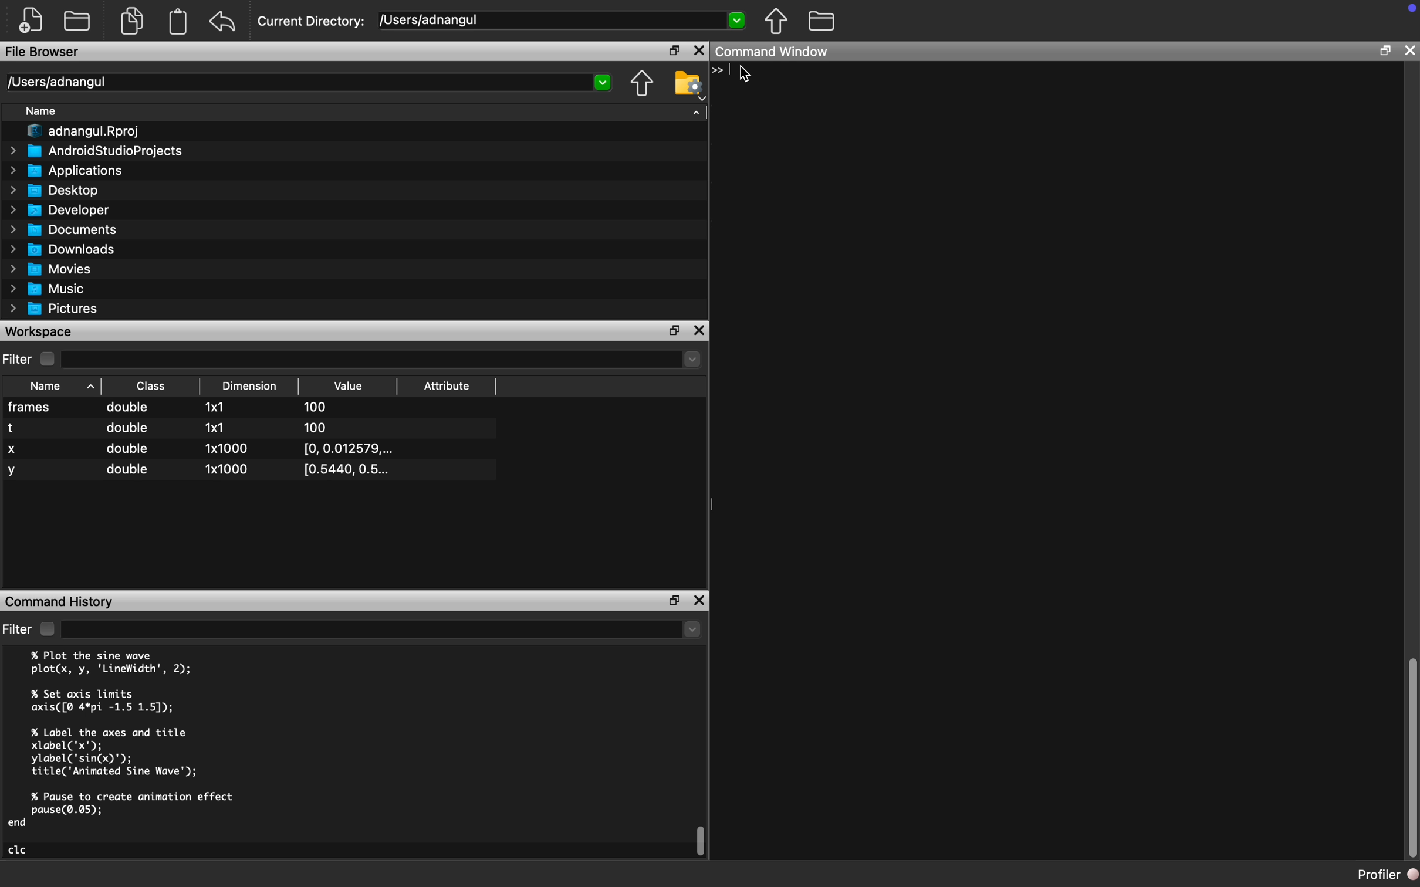 The width and height of the screenshot is (1420, 887). Describe the element at coordinates (312, 21) in the screenshot. I see `Current Directory:` at that location.